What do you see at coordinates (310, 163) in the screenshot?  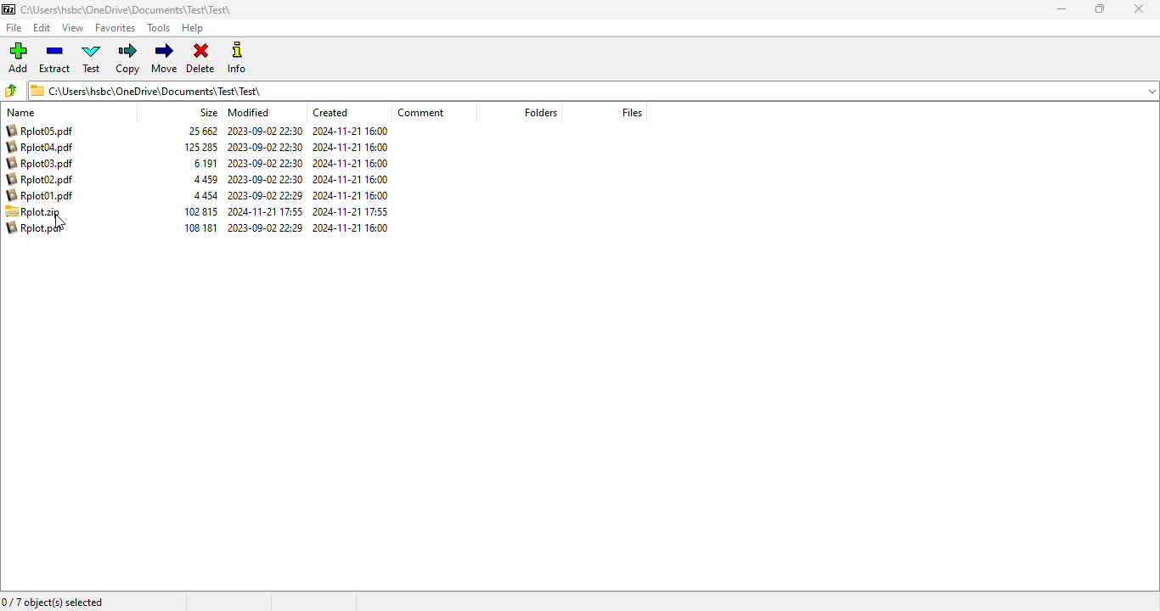 I see `2023-09-02 22:30  2024-11-21 16:00` at bounding box center [310, 163].